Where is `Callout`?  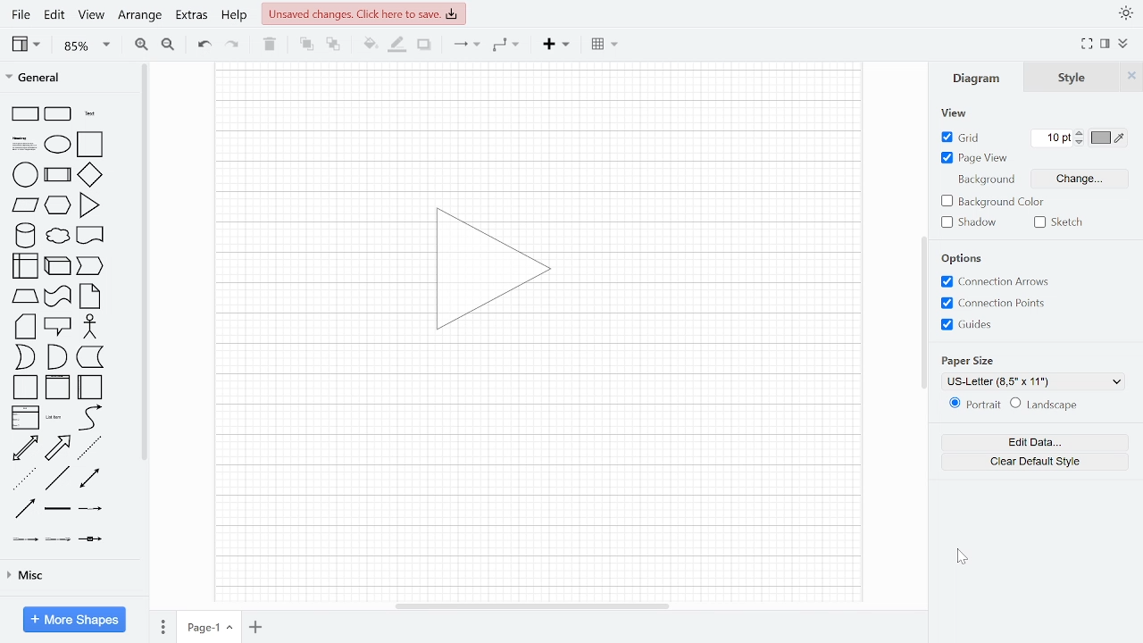 Callout is located at coordinates (57, 327).